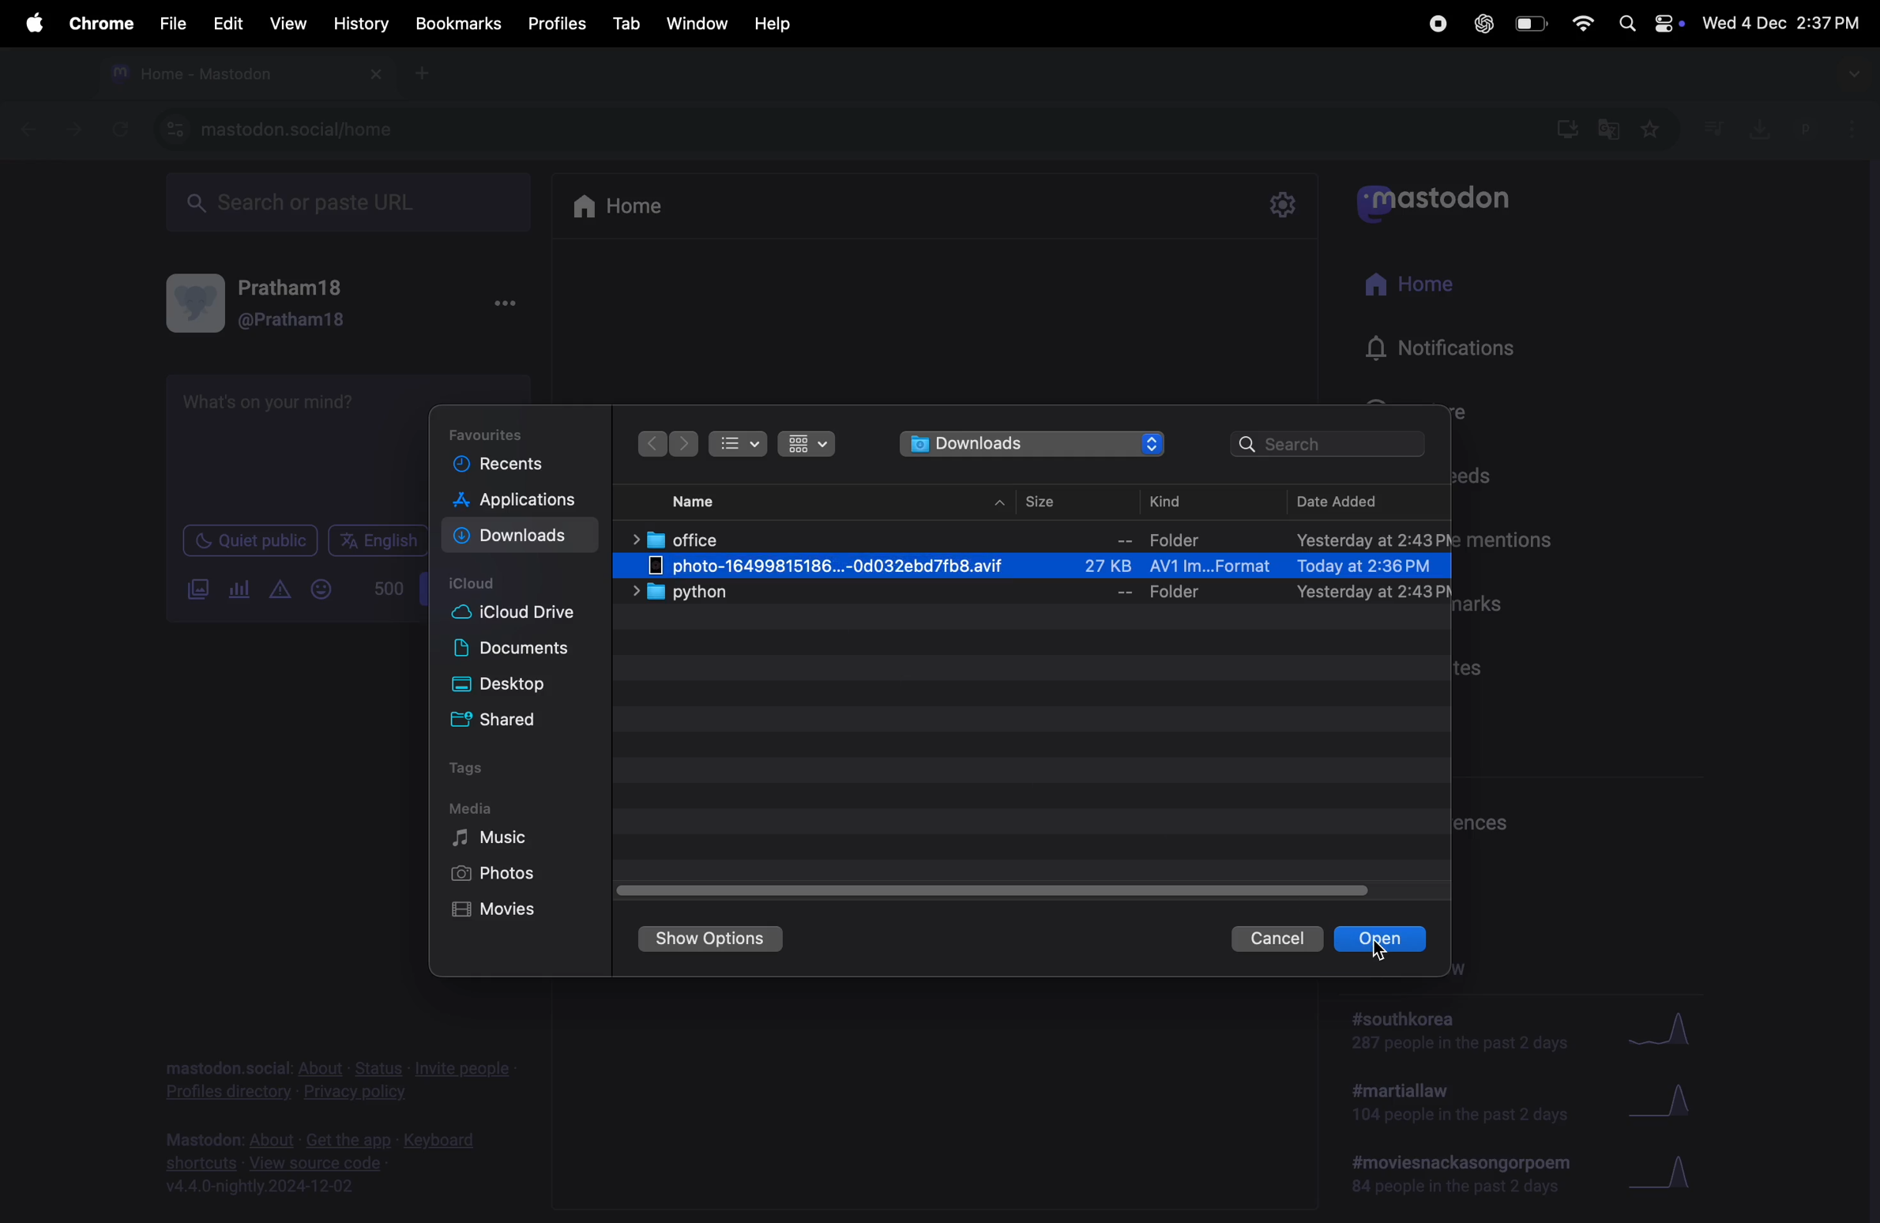 Image resolution: width=1880 pixels, height=1223 pixels. What do you see at coordinates (512, 686) in the screenshot?
I see `desktop` at bounding box center [512, 686].